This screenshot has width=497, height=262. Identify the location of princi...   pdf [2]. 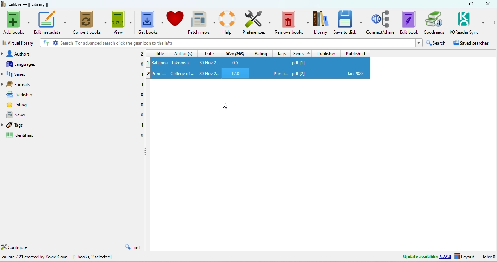
(298, 73).